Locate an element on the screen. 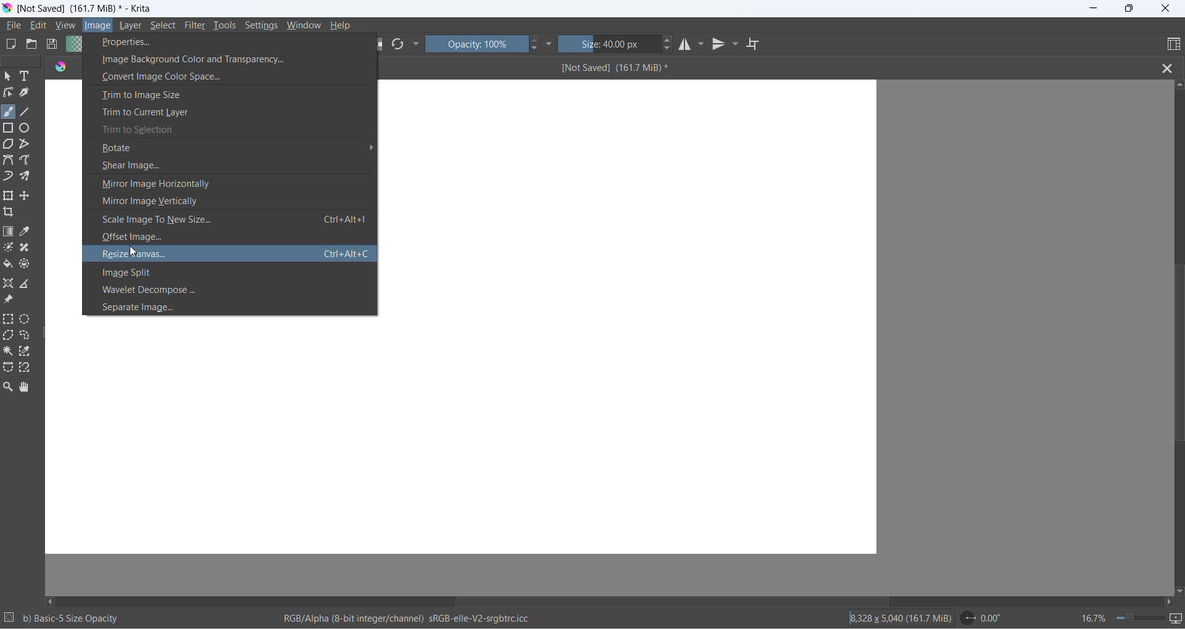  open document is located at coordinates (31, 44).